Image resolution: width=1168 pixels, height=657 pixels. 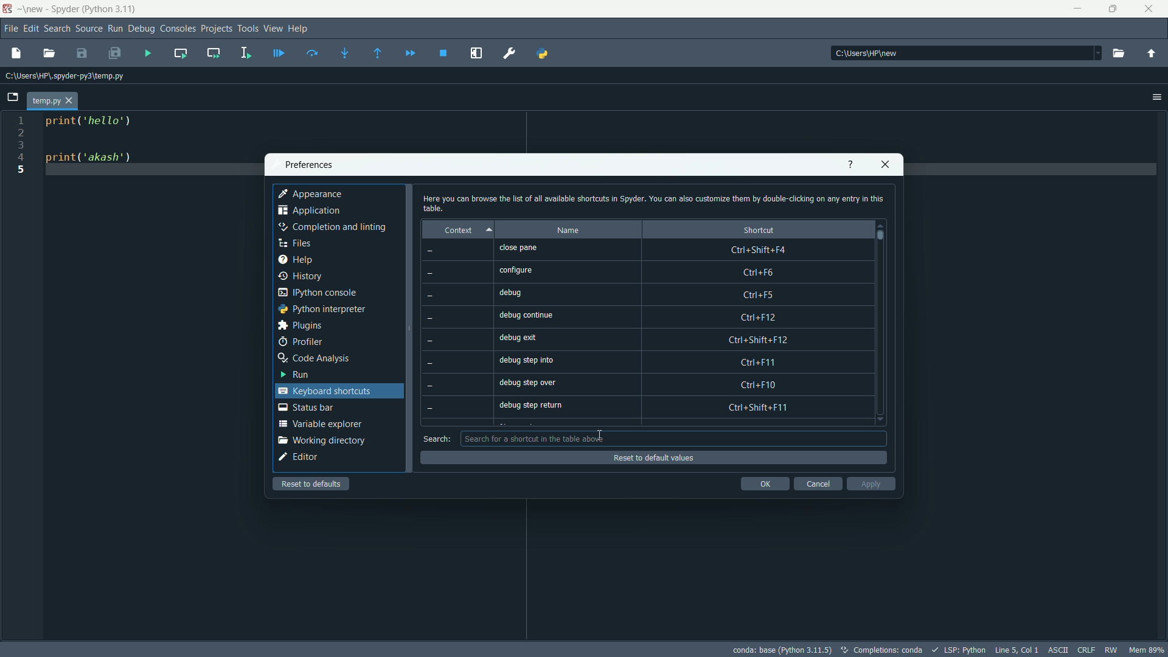 I want to click on -, debug step over, ctrl+f10, so click(x=647, y=385).